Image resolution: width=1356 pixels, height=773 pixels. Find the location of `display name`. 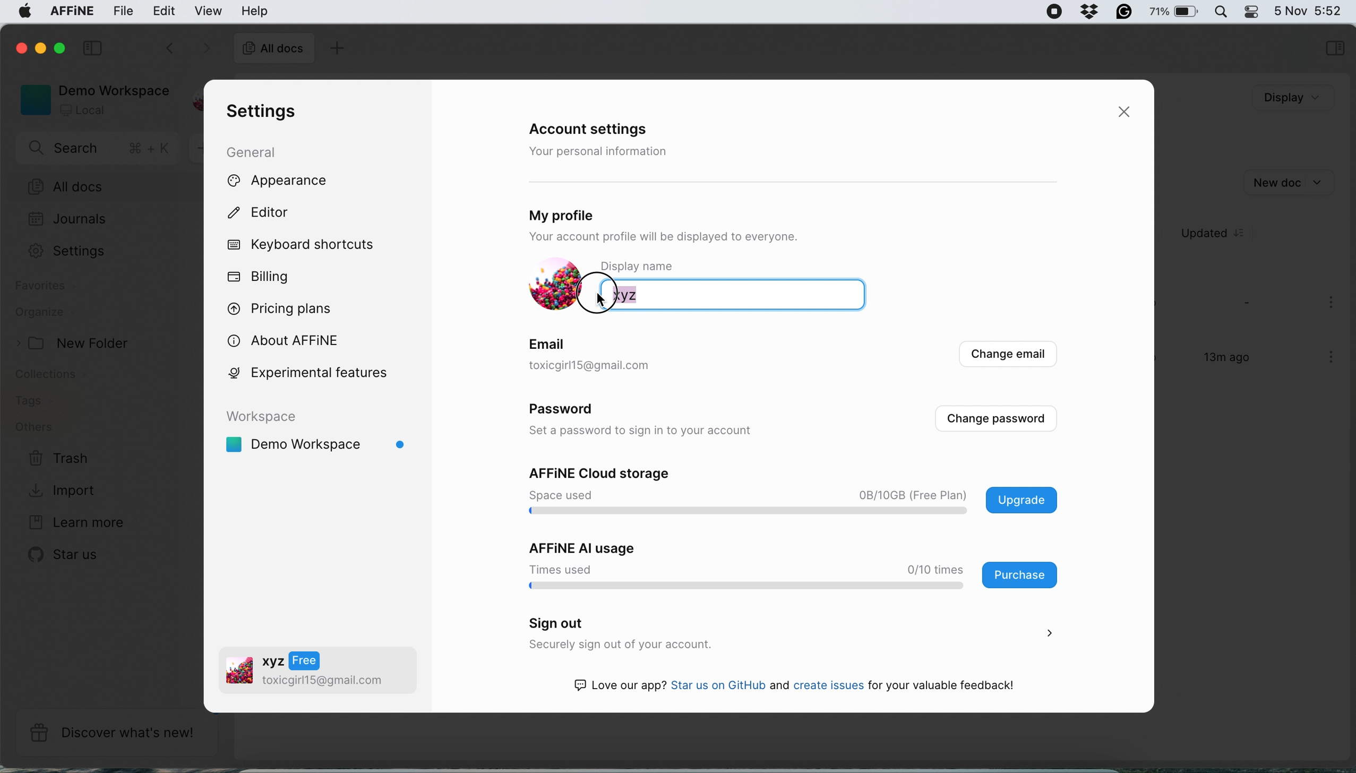

display name is located at coordinates (653, 266).